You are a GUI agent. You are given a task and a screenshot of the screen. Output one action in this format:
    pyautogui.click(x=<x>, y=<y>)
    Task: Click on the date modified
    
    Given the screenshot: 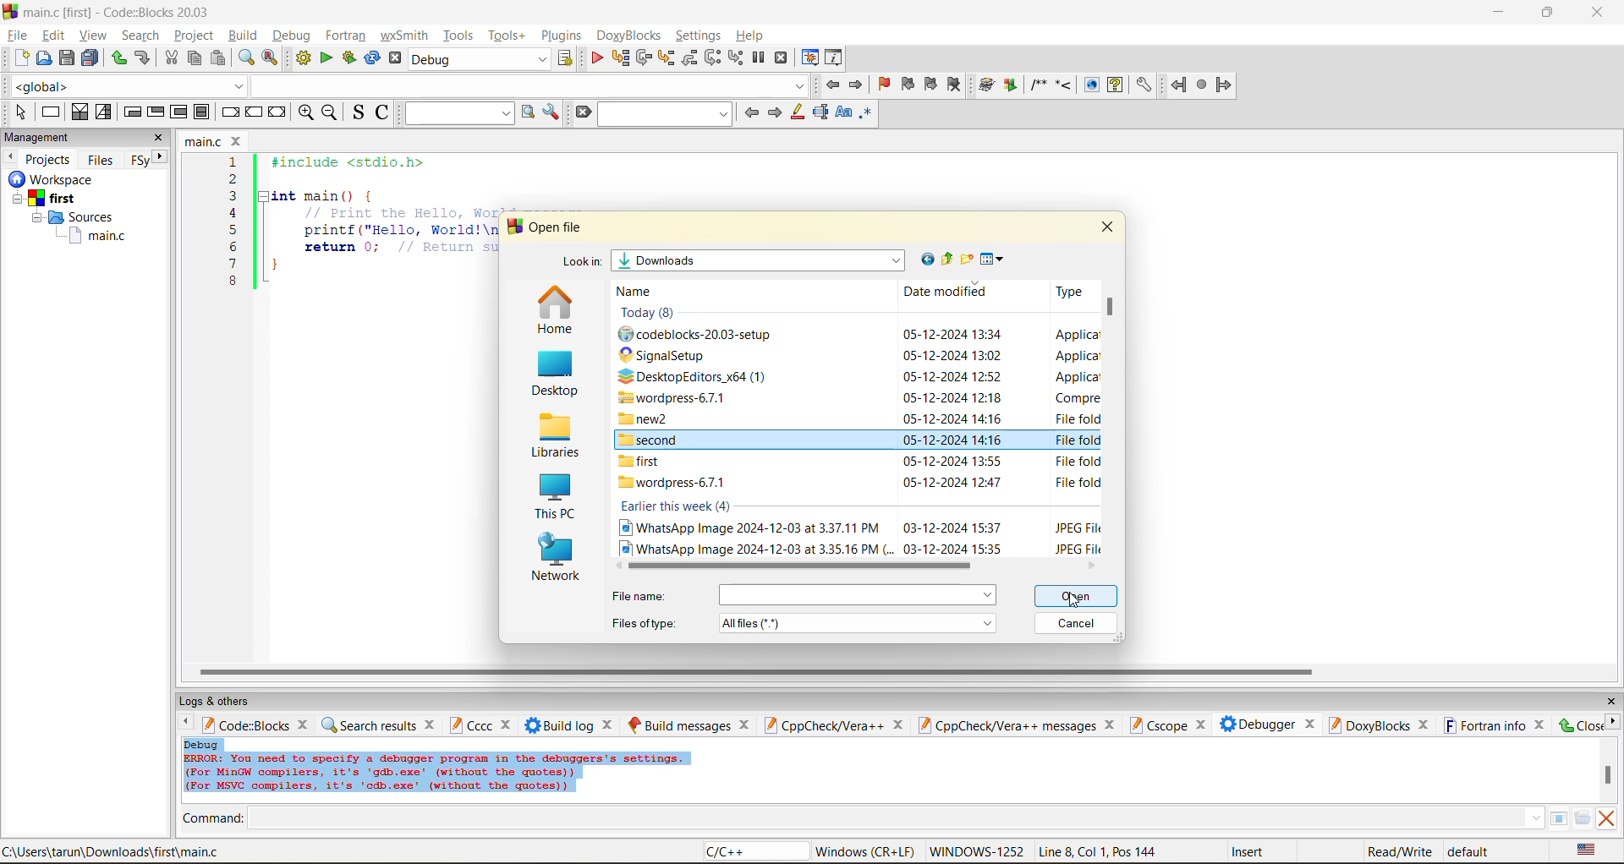 What is the action you would take?
    pyautogui.click(x=946, y=293)
    